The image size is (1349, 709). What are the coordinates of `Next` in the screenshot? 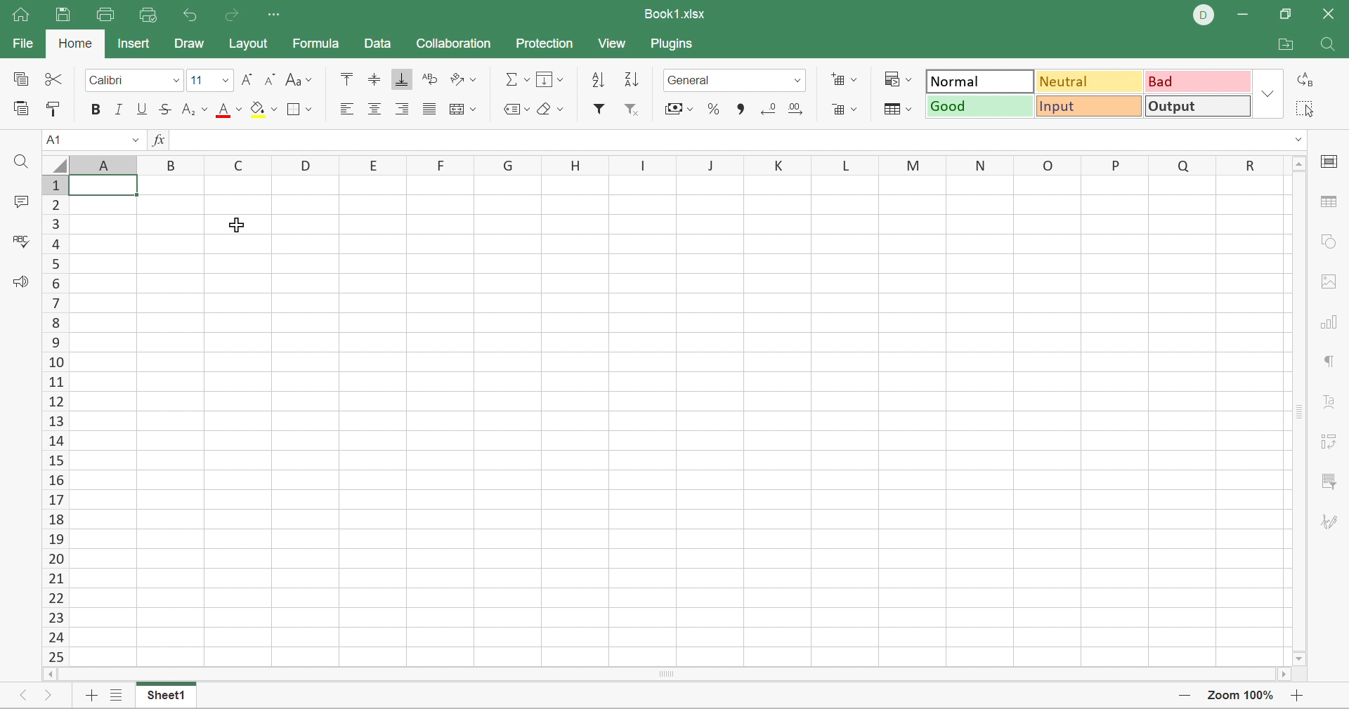 It's located at (46, 698).